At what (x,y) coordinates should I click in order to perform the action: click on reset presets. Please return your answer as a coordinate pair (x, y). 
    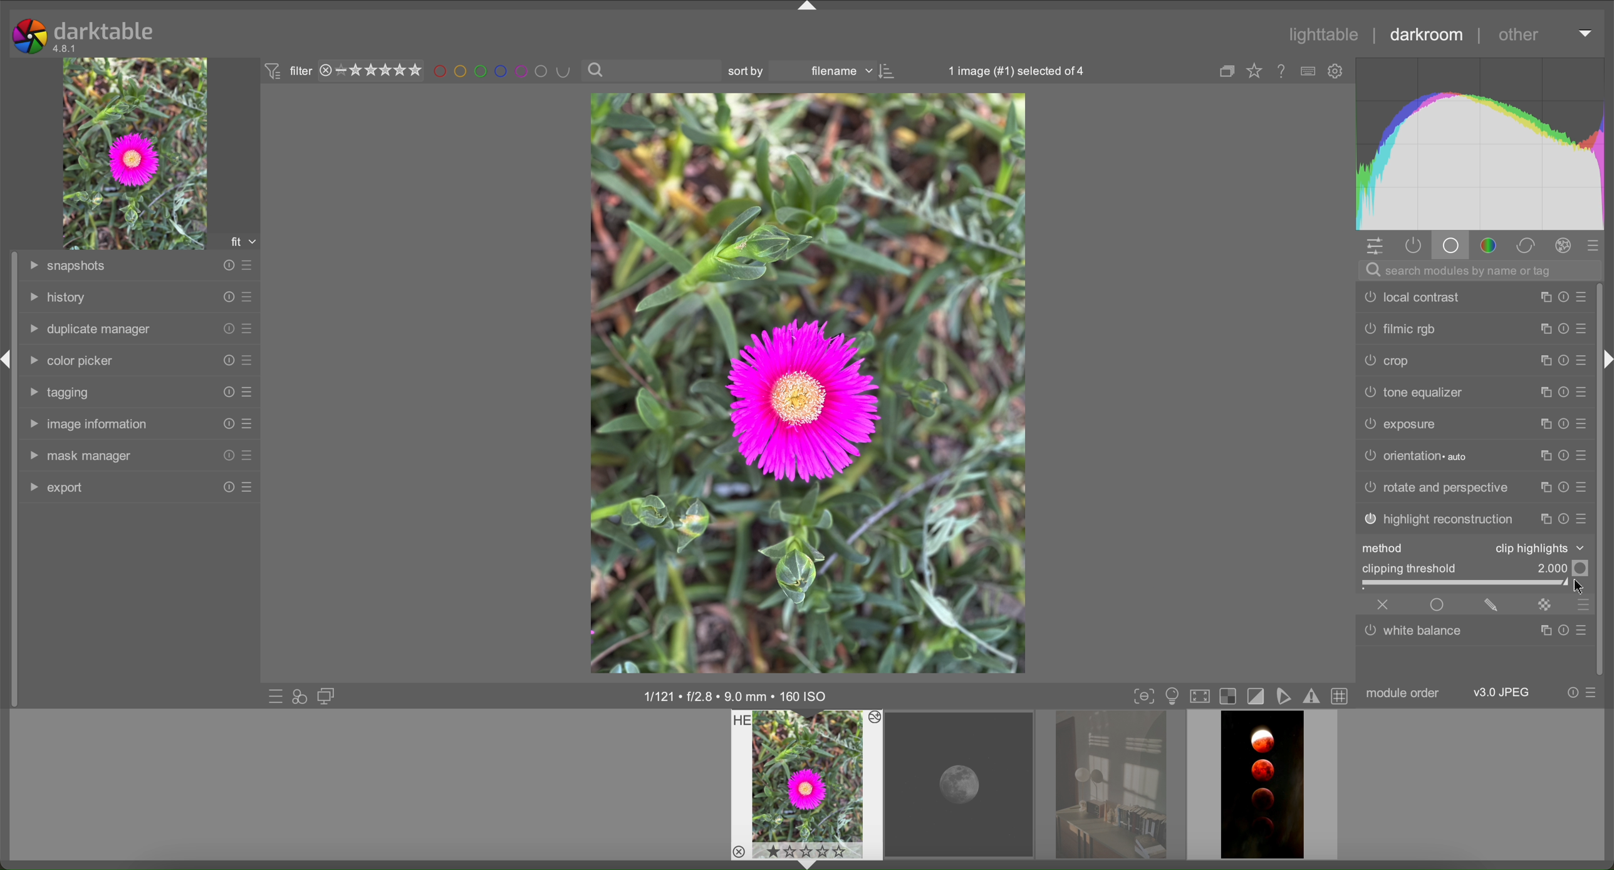
    Looking at the image, I should click on (226, 327).